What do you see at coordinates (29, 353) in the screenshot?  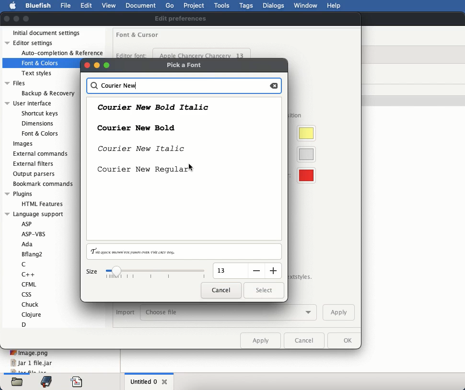 I see `image` at bounding box center [29, 353].